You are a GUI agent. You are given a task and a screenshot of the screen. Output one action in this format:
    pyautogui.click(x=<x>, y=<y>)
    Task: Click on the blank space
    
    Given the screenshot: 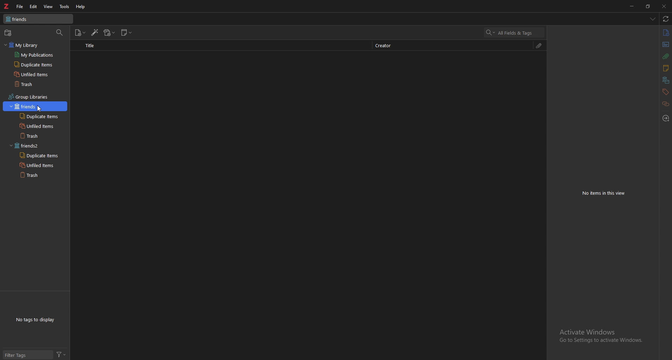 What is the action you would take?
    pyautogui.click(x=309, y=205)
    